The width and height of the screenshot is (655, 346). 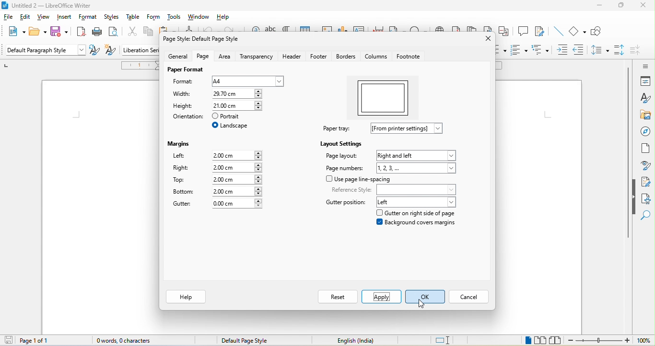 I want to click on cross reference, so click(x=504, y=33).